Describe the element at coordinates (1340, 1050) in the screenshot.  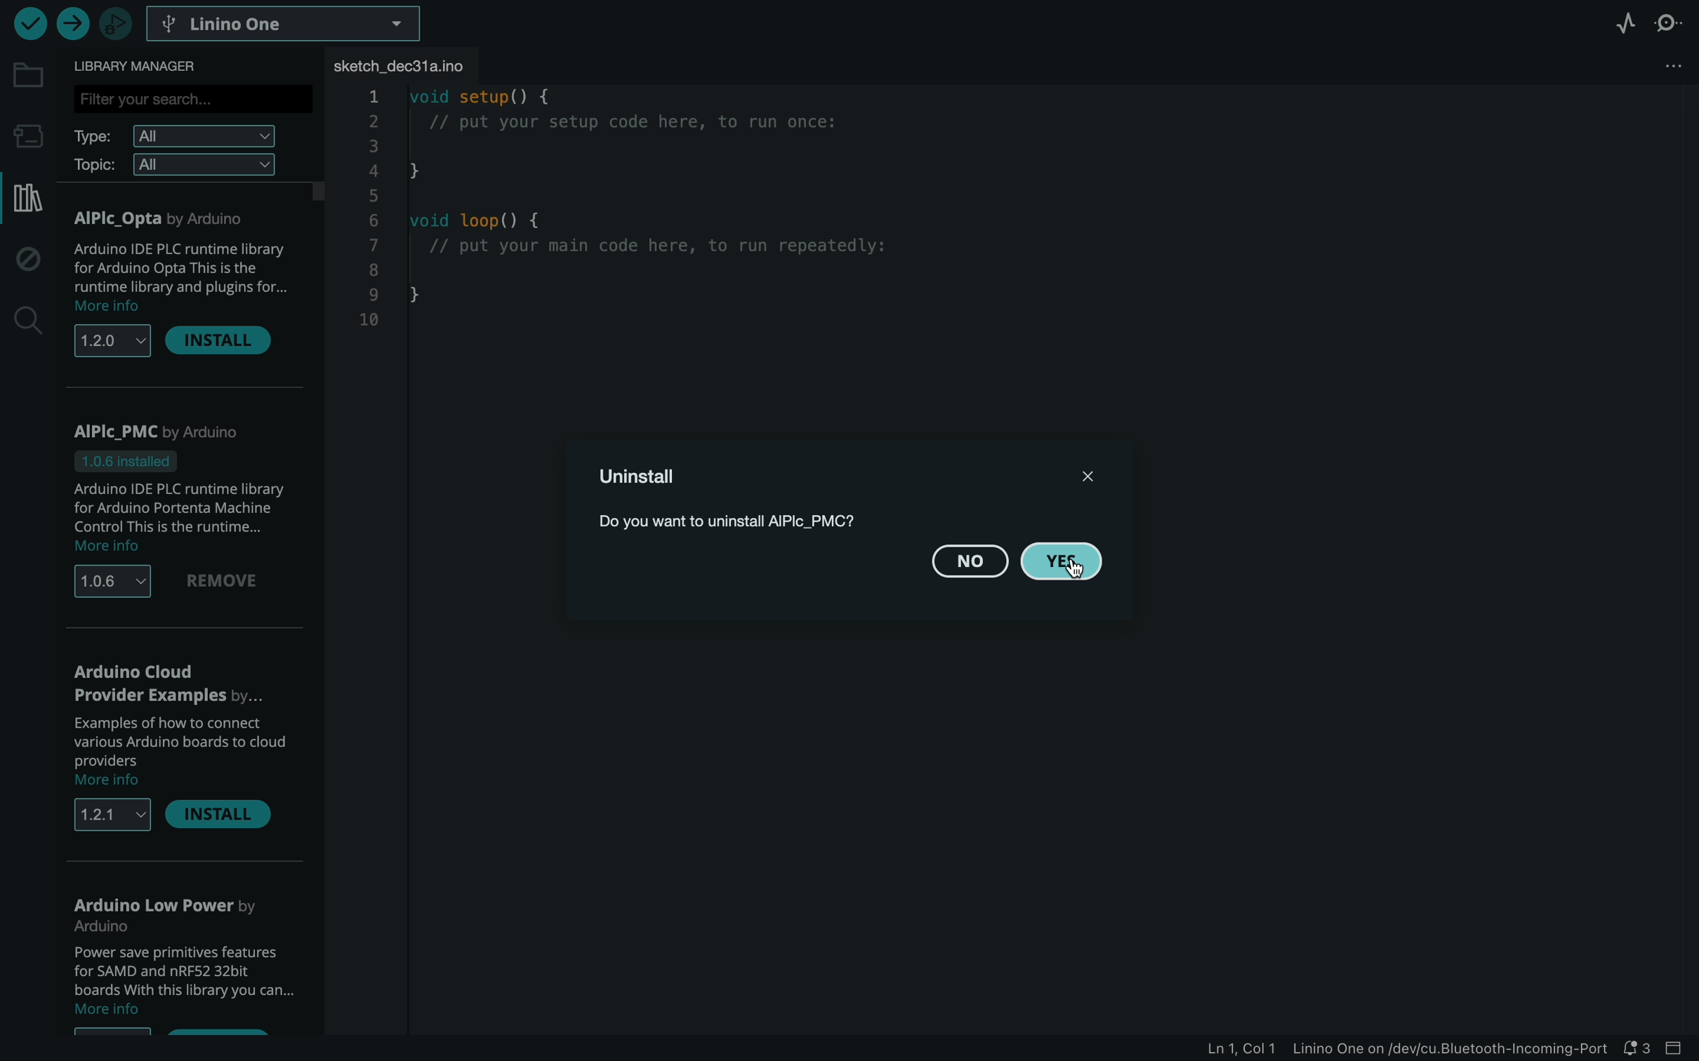
I see `file information` at that location.